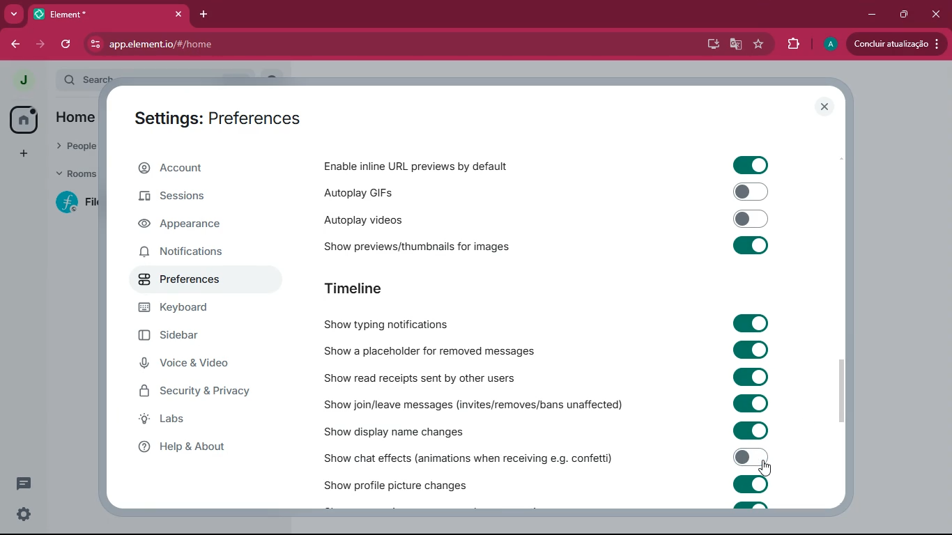 Image resolution: width=952 pixels, height=535 pixels. I want to click on maximize, so click(901, 15).